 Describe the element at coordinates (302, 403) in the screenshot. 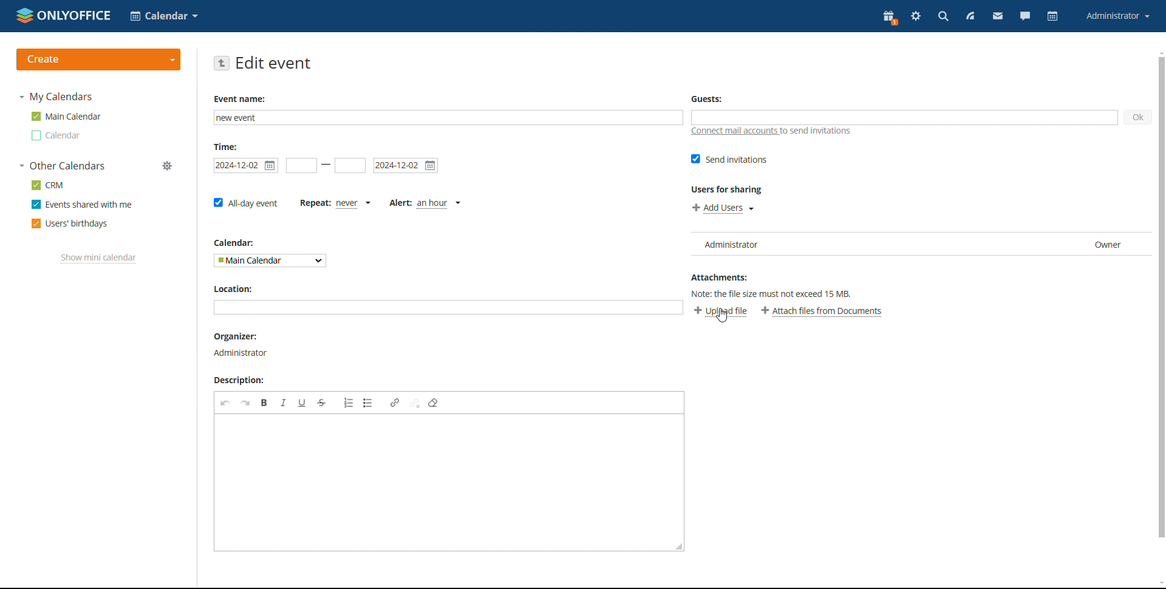

I see `underline` at that location.